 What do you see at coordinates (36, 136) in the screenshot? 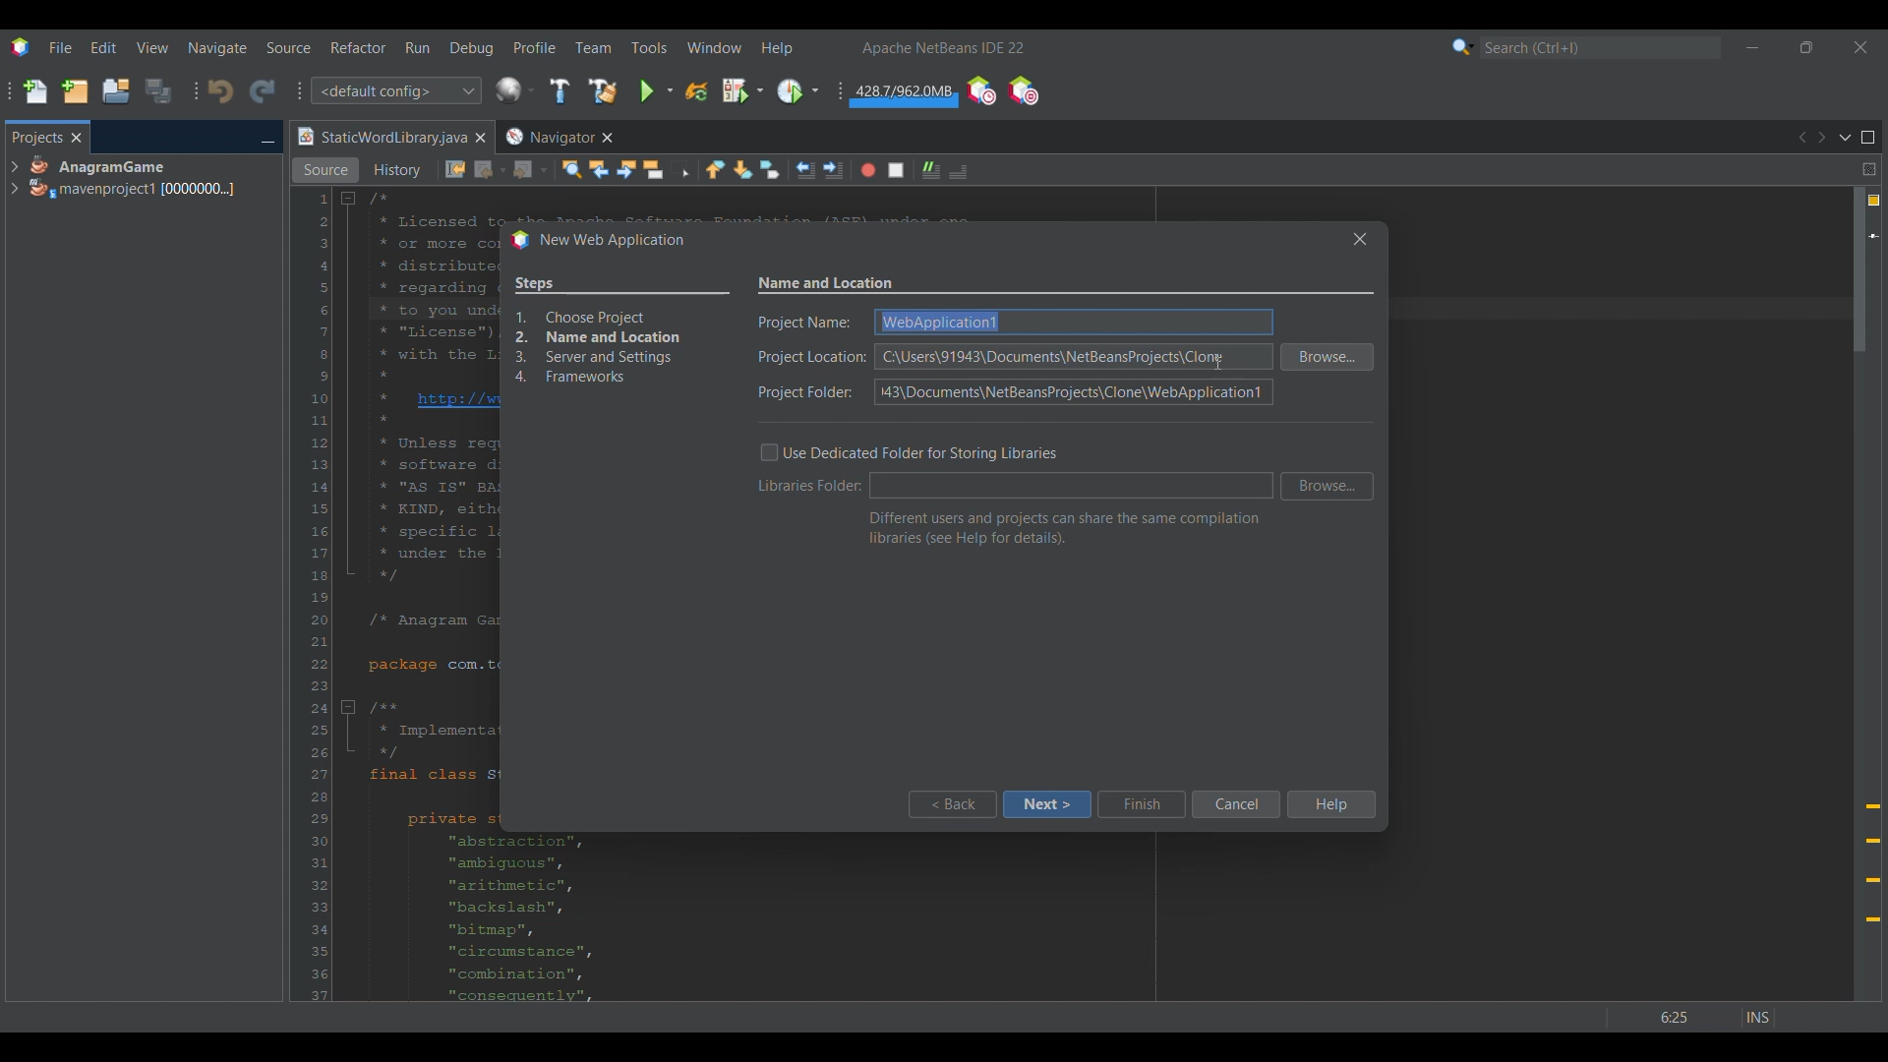
I see `Projects, current tab highlighted` at bounding box center [36, 136].